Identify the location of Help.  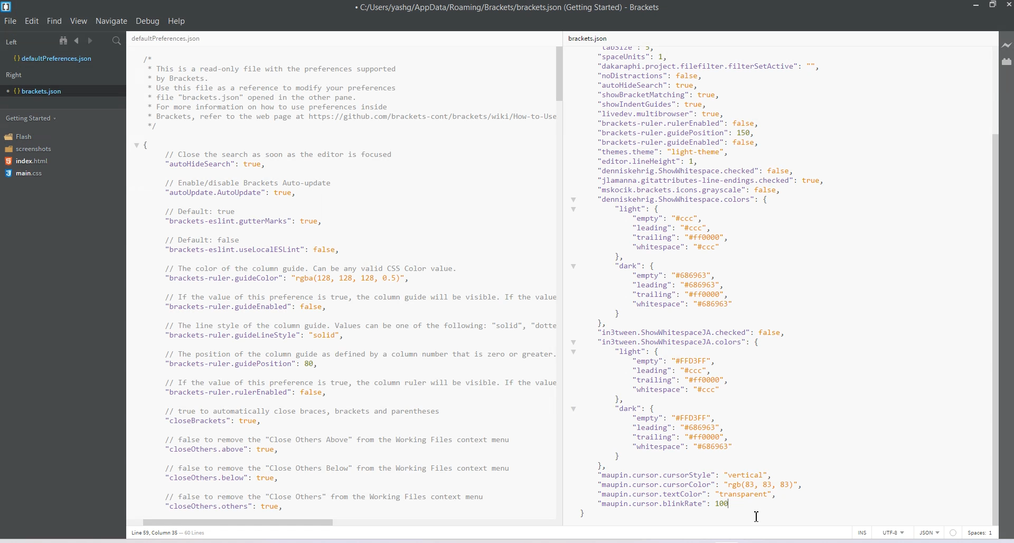
(177, 21).